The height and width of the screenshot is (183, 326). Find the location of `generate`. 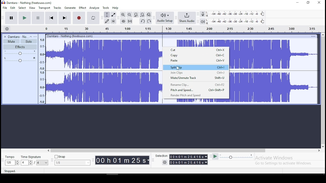

generate is located at coordinates (71, 8).